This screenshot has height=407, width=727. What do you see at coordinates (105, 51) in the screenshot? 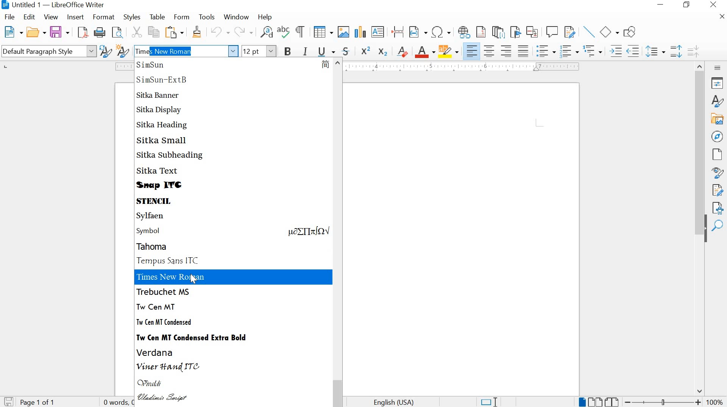
I see `UPDATE SELECTED STYLE` at bounding box center [105, 51].